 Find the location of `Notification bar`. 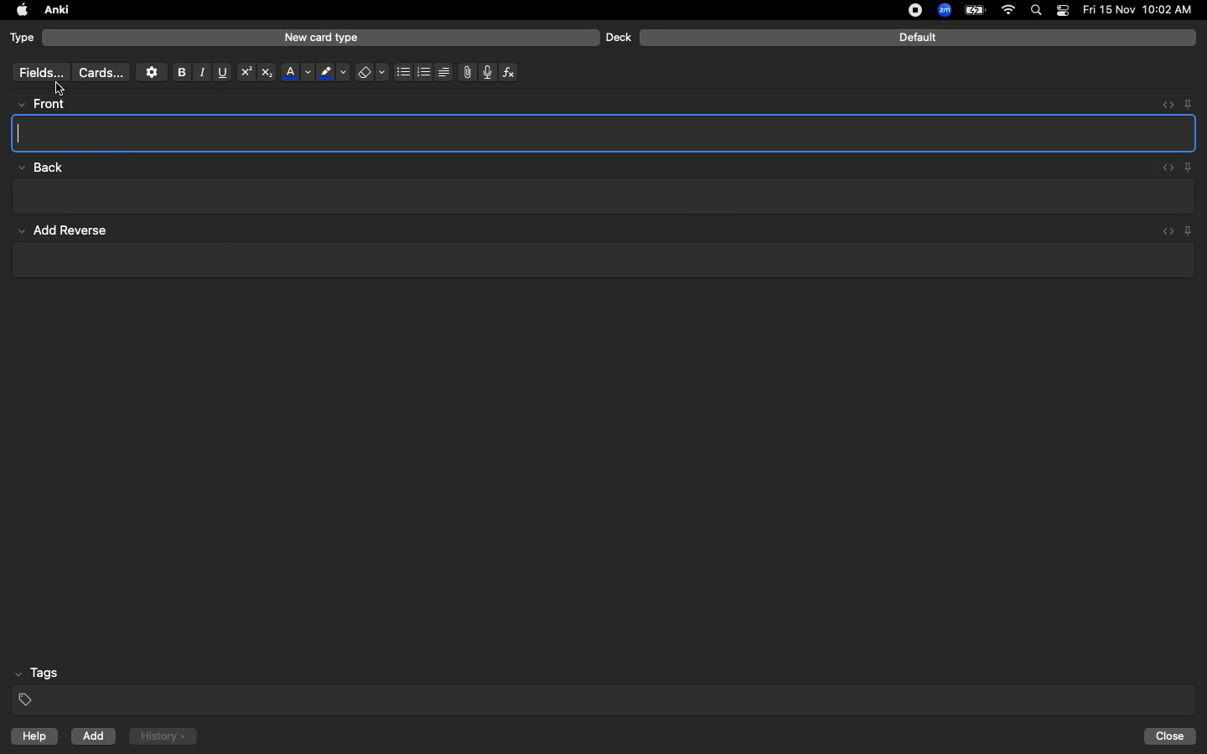

Notification bar is located at coordinates (1063, 11).